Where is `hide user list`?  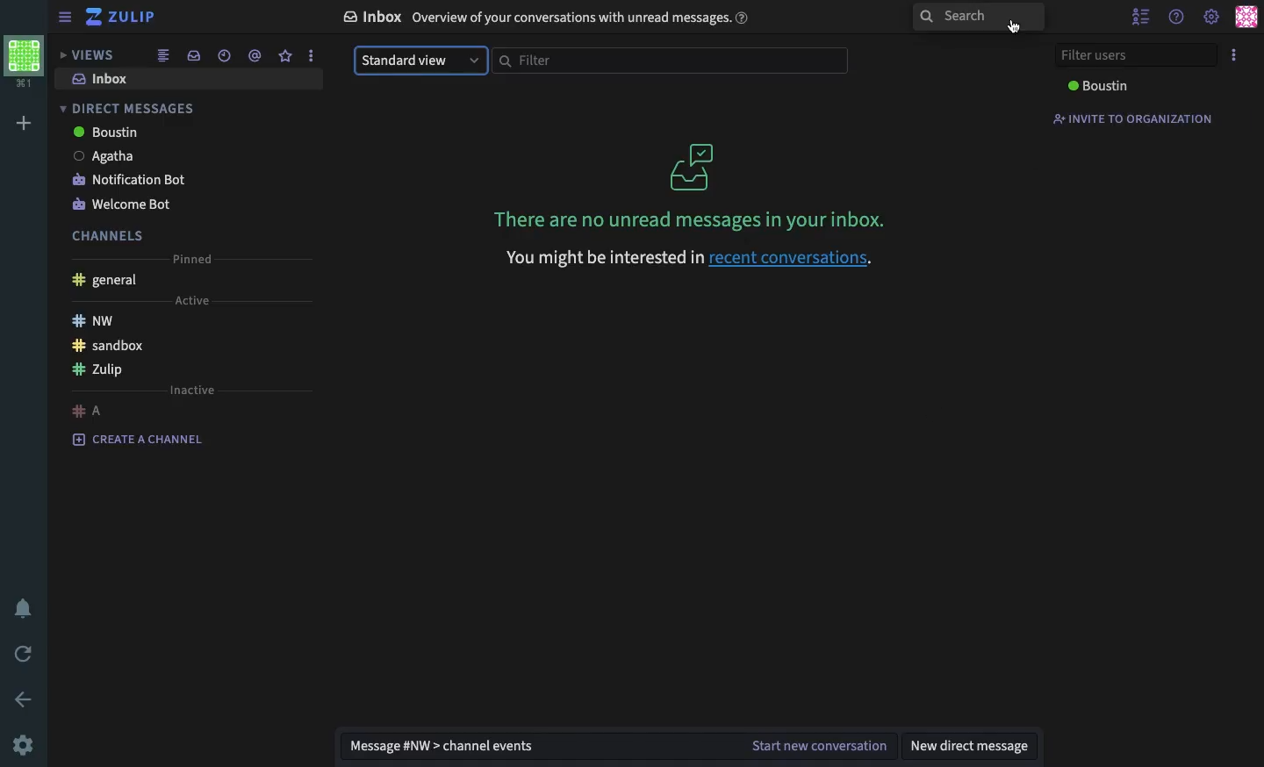 hide user list is located at coordinates (1141, 18).